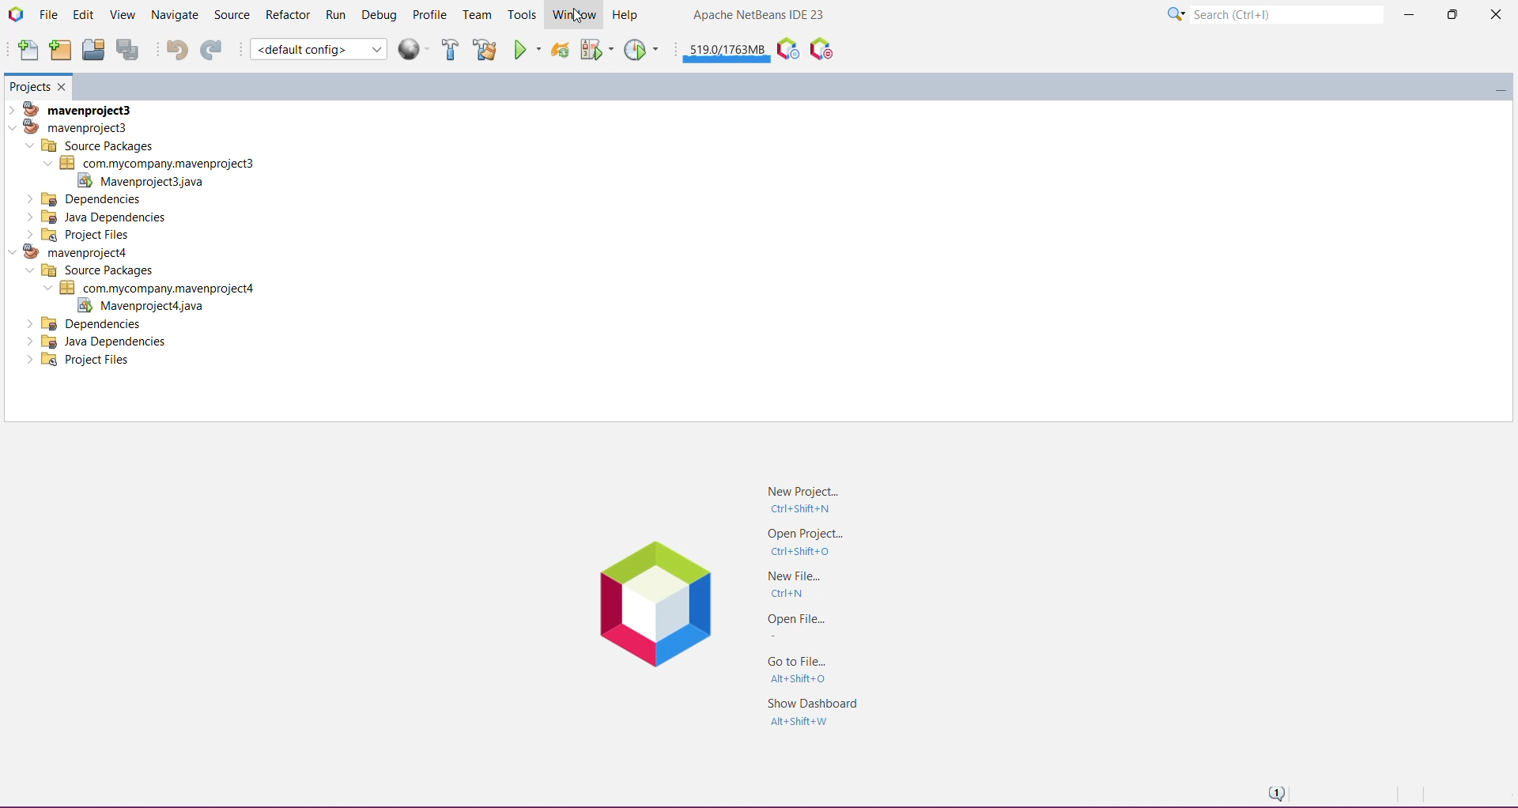 Image resolution: width=1518 pixels, height=808 pixels. What do you see at coordinates (120, 16) in the screenshot?
I see `View` at bounding box center [120, 16].